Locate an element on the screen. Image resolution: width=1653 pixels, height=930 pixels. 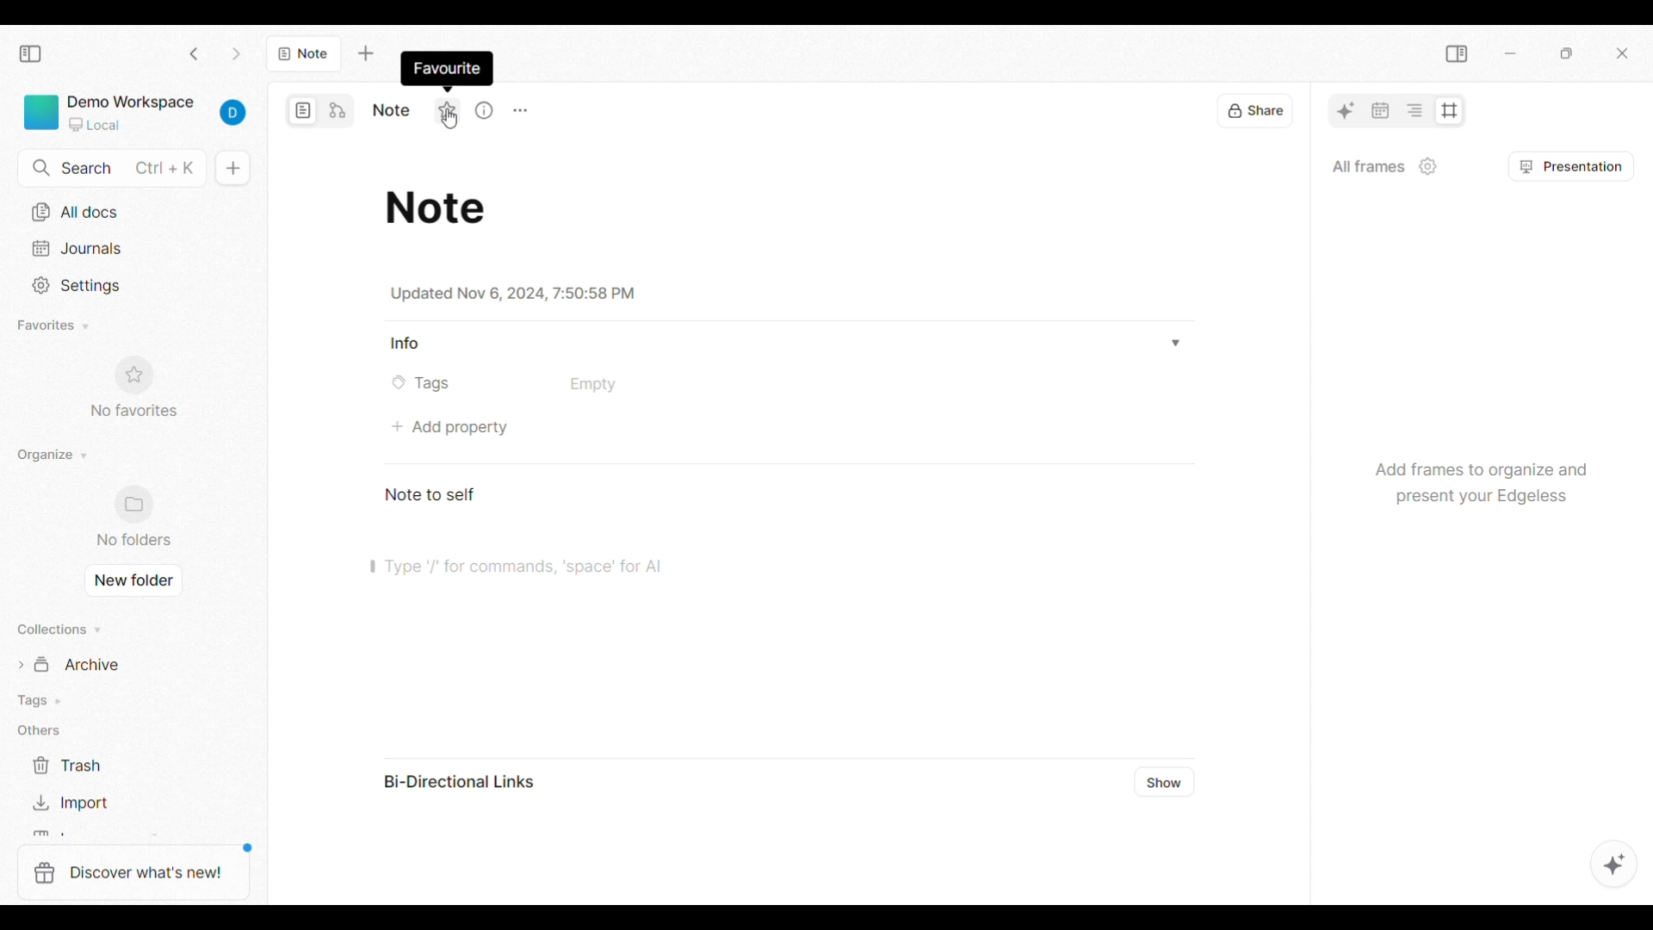
Share workspace with others is located at coordinates (1255, 110).